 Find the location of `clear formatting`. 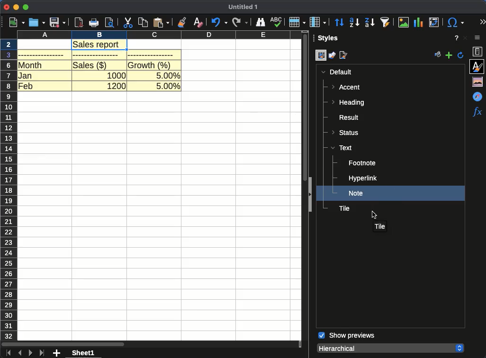

clear formatting is located at coordinates (198, 22).